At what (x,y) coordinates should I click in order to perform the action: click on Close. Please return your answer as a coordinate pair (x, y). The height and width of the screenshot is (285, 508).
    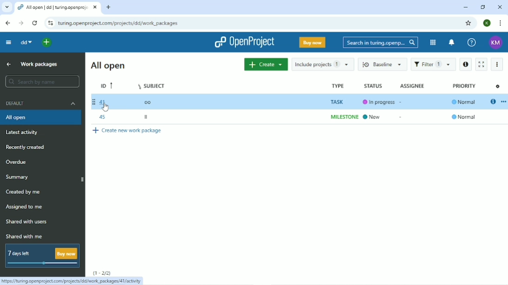
    Looking at the image, I should click on (500, 7).